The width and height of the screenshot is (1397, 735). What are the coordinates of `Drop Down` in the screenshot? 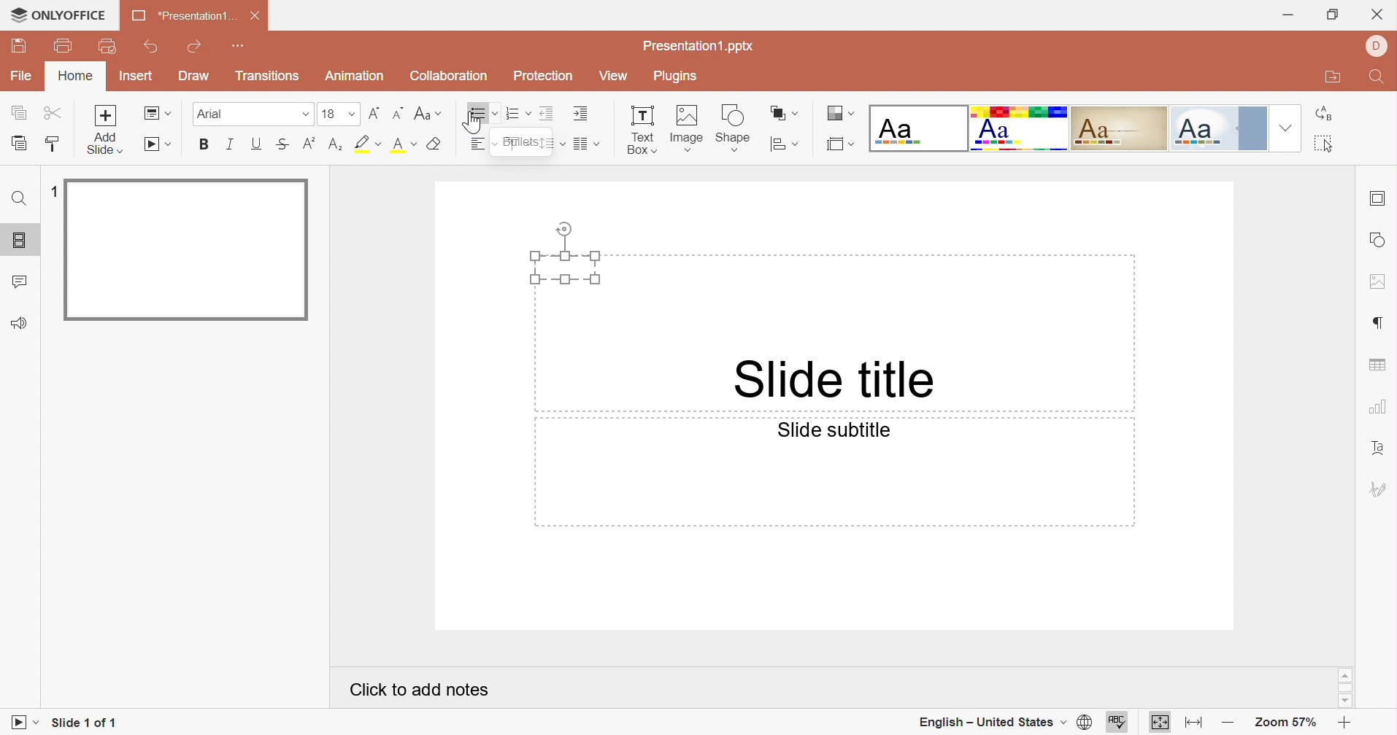 It's located at (350, 114).